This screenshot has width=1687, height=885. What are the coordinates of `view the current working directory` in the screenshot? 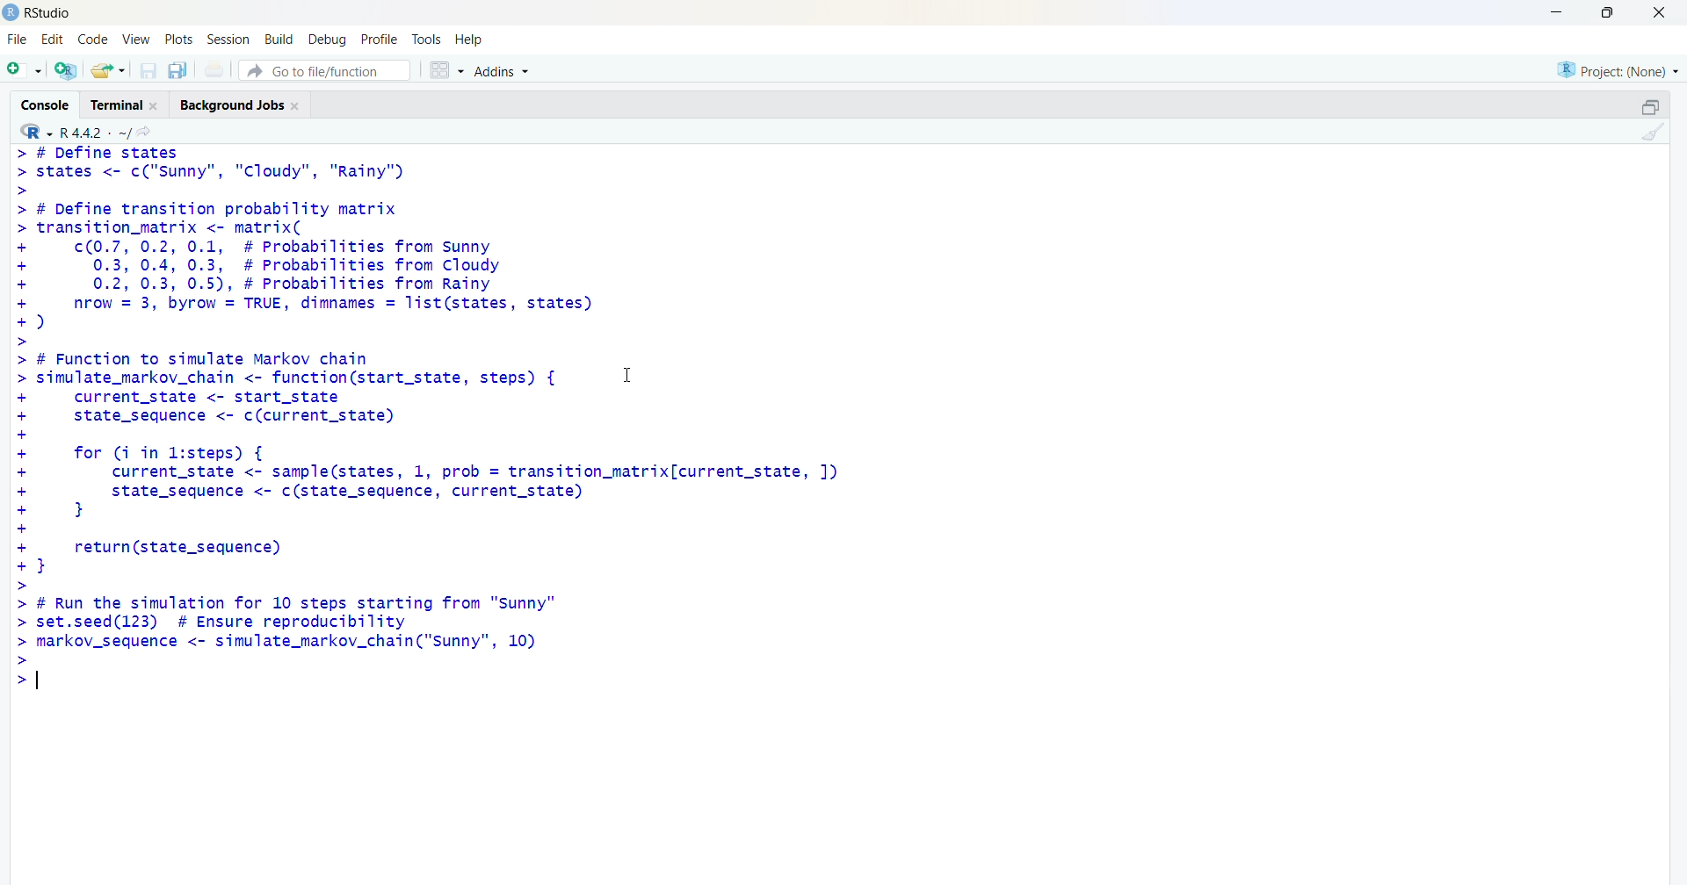 It's located at (149, 132).